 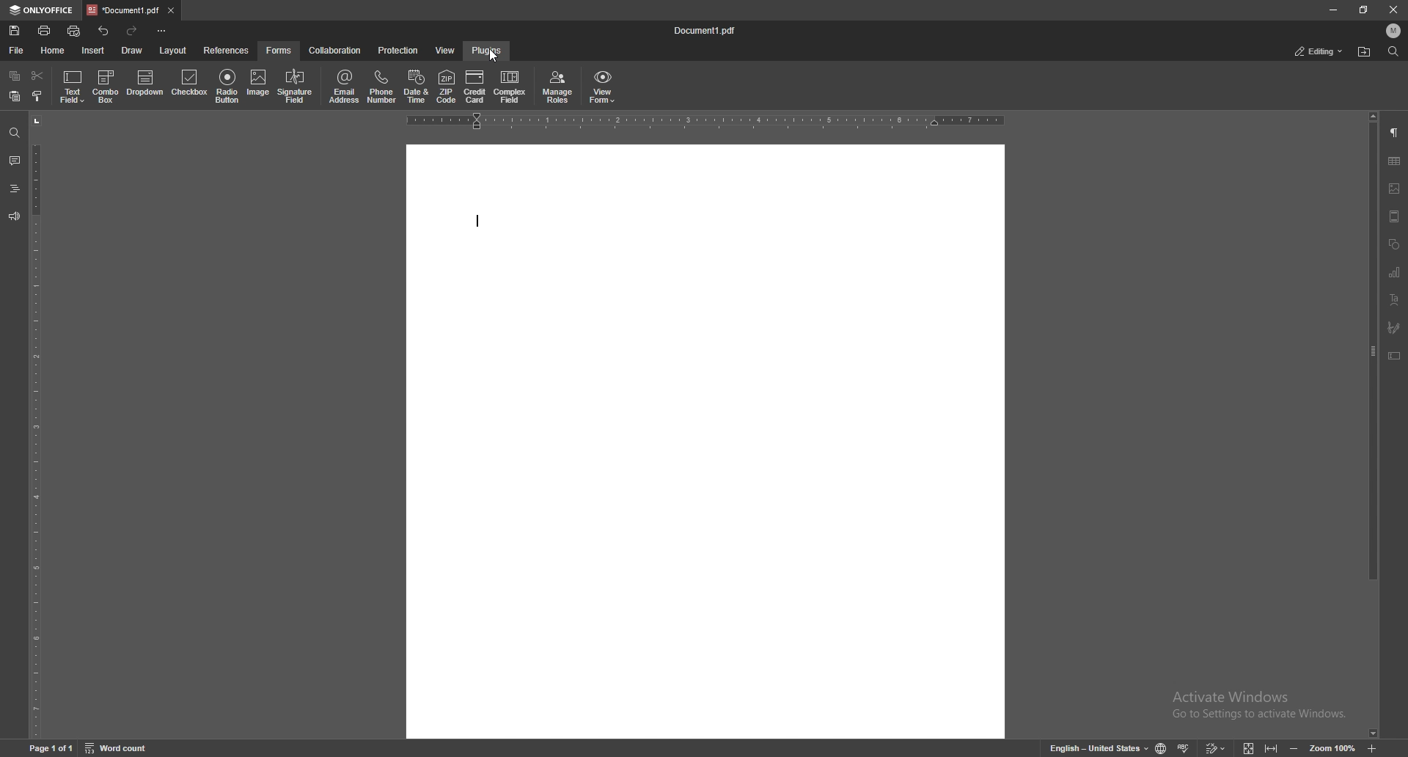 I want to click on close, so click(x=1392, y=10).